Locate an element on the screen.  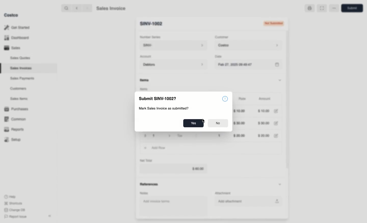
No is located at coordinates (217, 122).